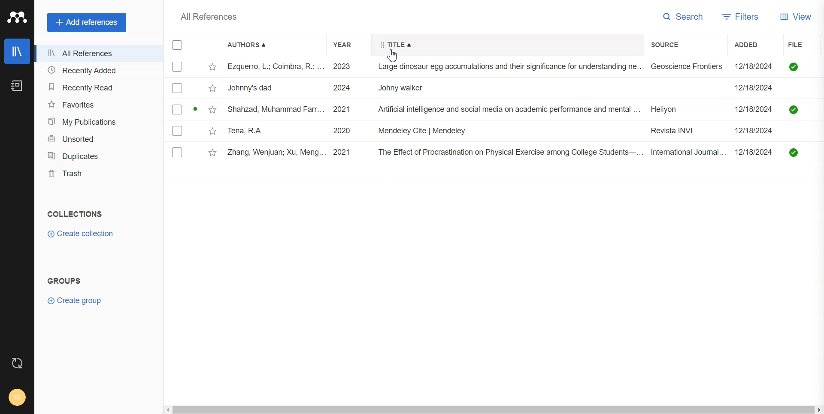  What do you see at coordinates (18, 397) in the screenshot?
I see `Account` at bounding box center [18, 397].